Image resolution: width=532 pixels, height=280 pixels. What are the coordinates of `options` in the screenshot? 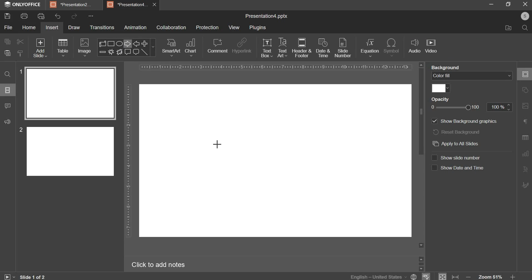 It's located at (5, 89).